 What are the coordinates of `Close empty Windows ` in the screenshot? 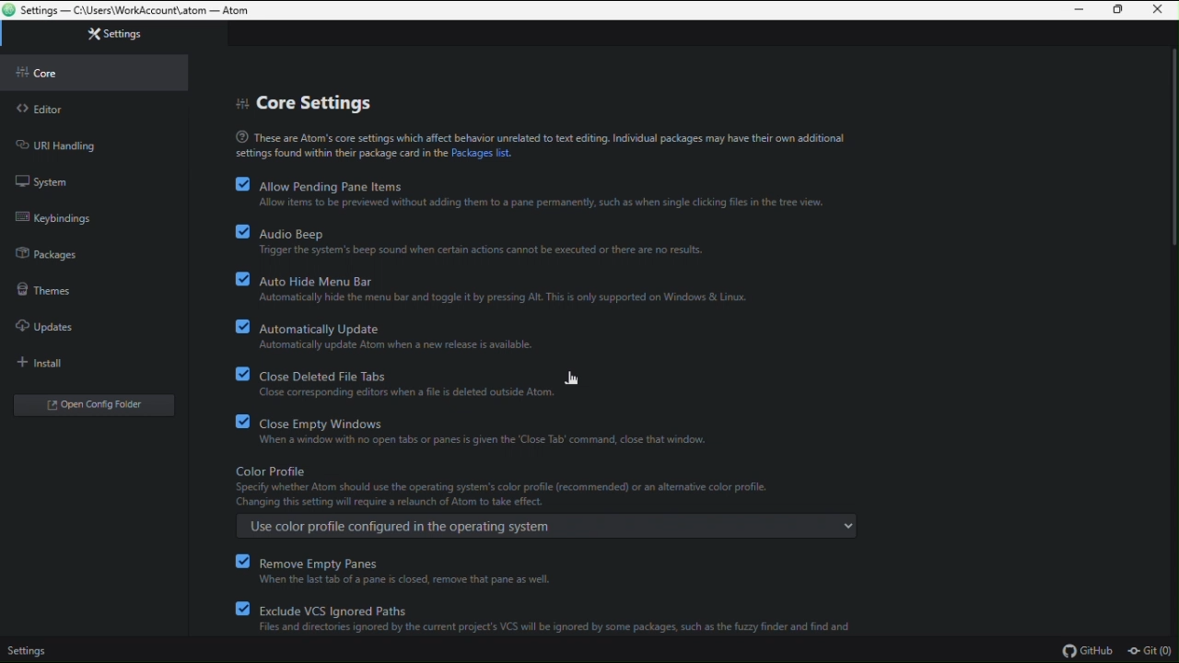 It's located at (484, 432).